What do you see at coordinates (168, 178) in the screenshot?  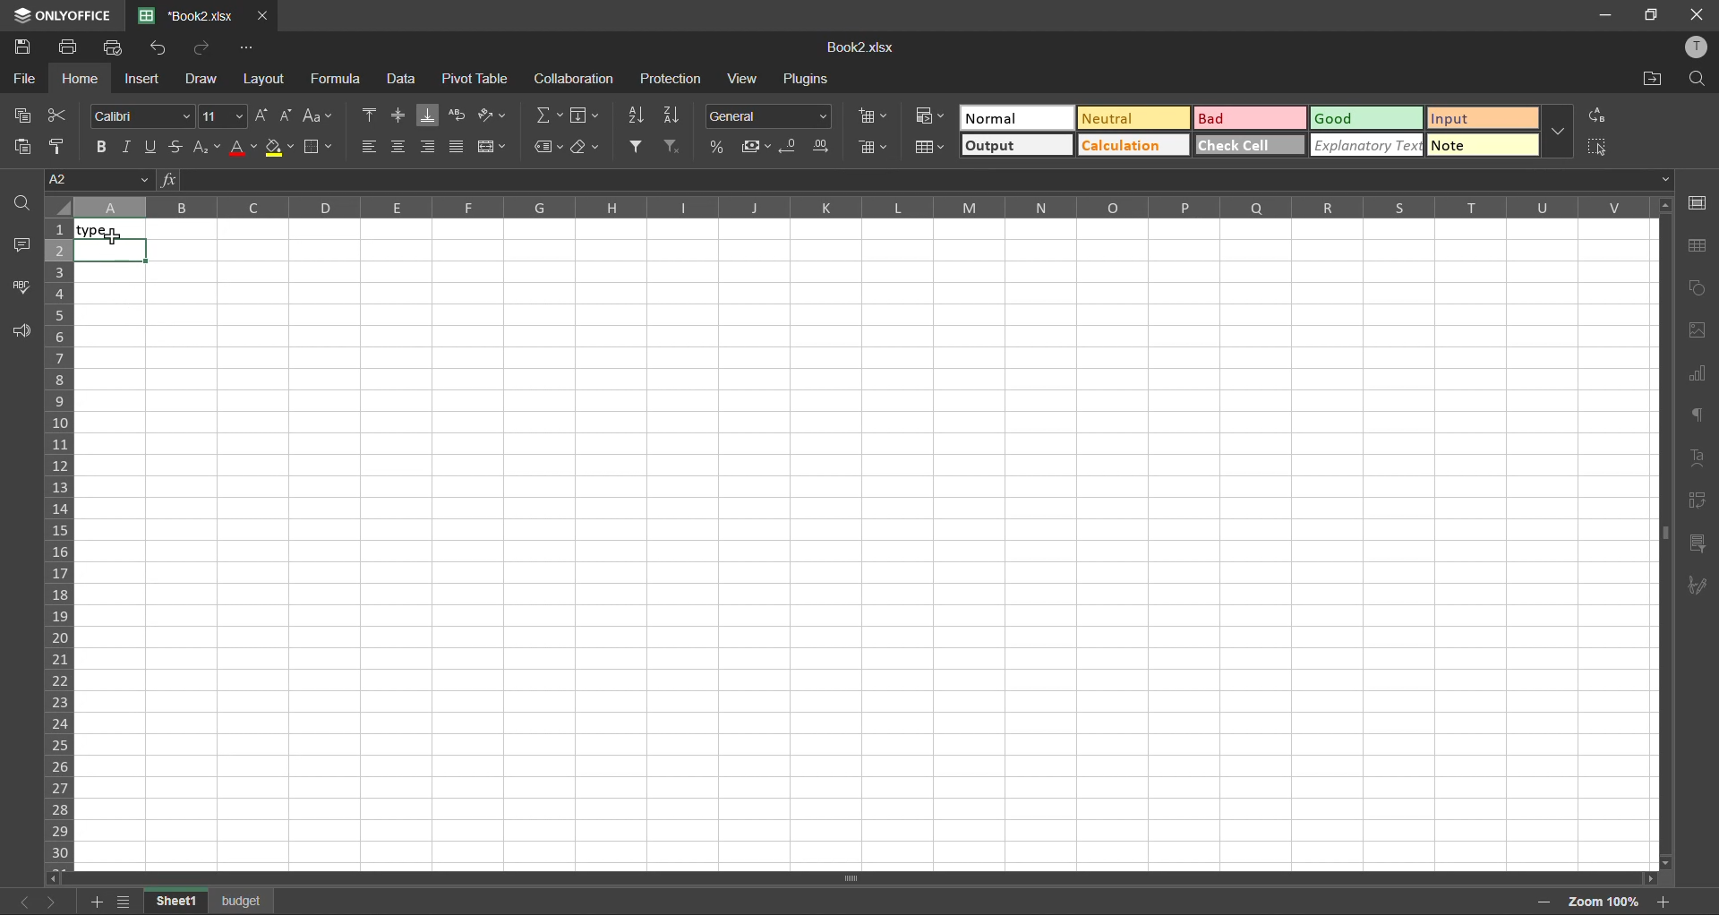 I see `fx` at bounding box center [168, 178].